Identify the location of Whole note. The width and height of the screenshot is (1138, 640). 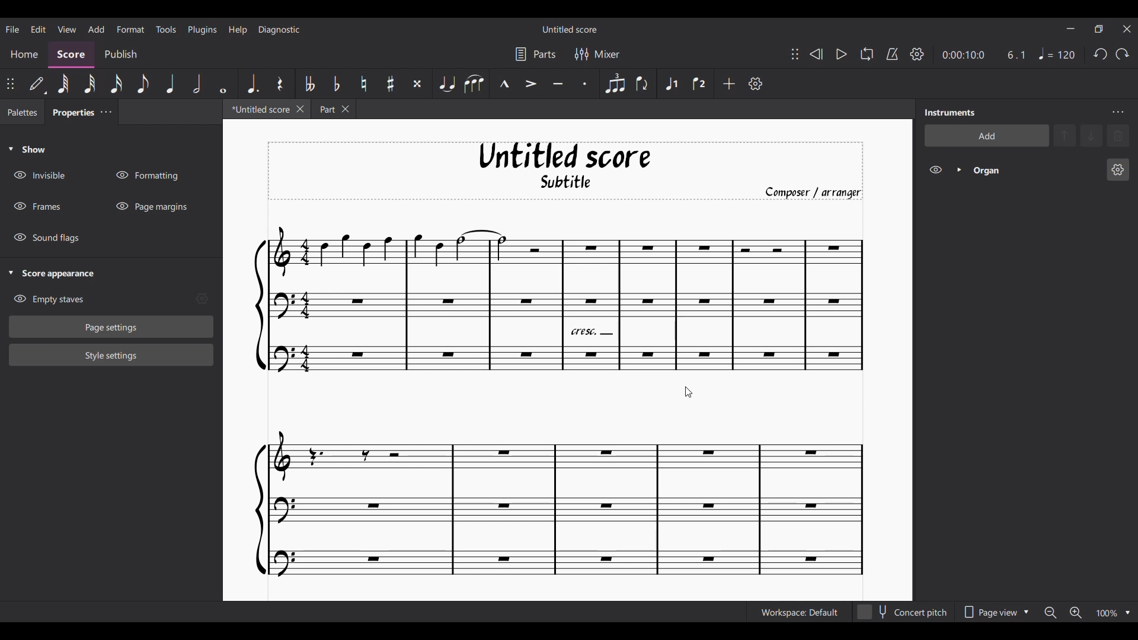
(223, 84).